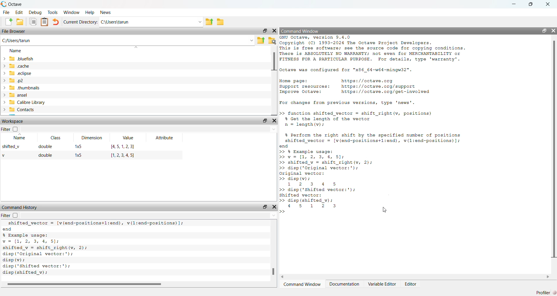 This screenshot has height=296, width=557. I want to click on hide widget, so click(275, 207).